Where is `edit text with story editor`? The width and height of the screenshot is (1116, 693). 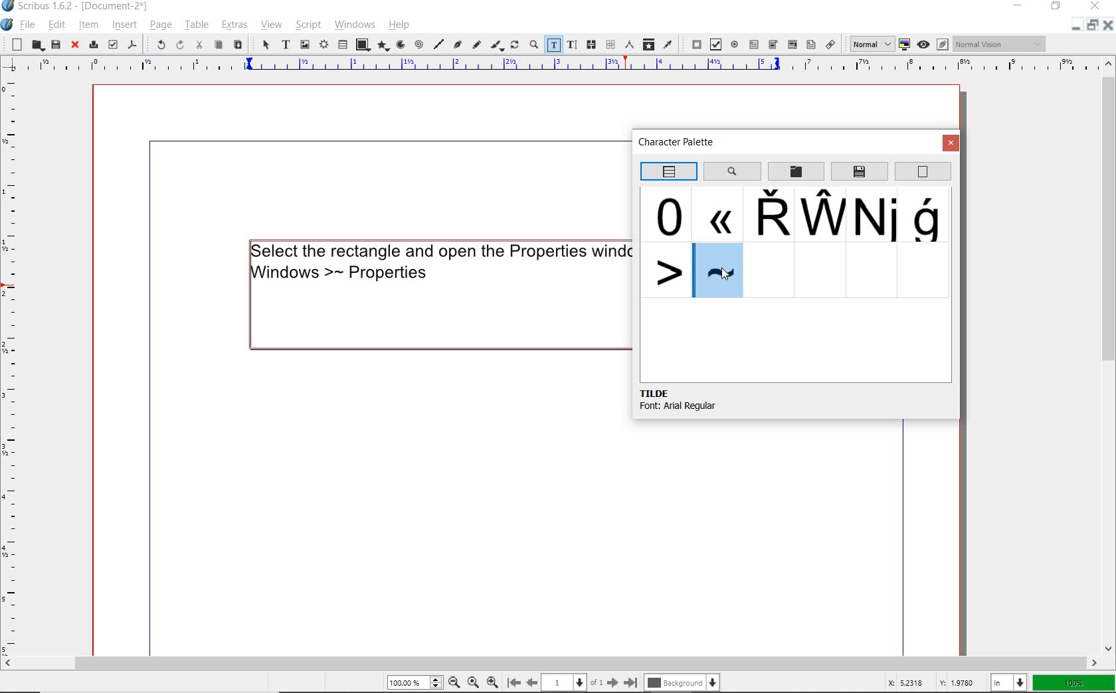
edit text with story editor is located at coordinates (571, 44).